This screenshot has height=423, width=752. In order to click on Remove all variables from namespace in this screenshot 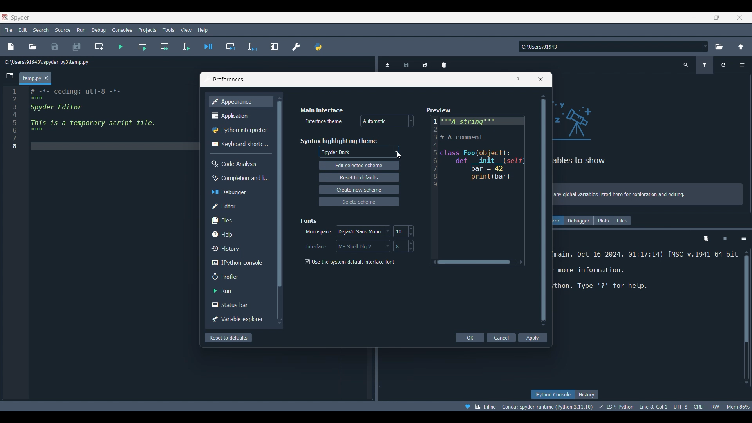, I will do `click(706, 239)`.